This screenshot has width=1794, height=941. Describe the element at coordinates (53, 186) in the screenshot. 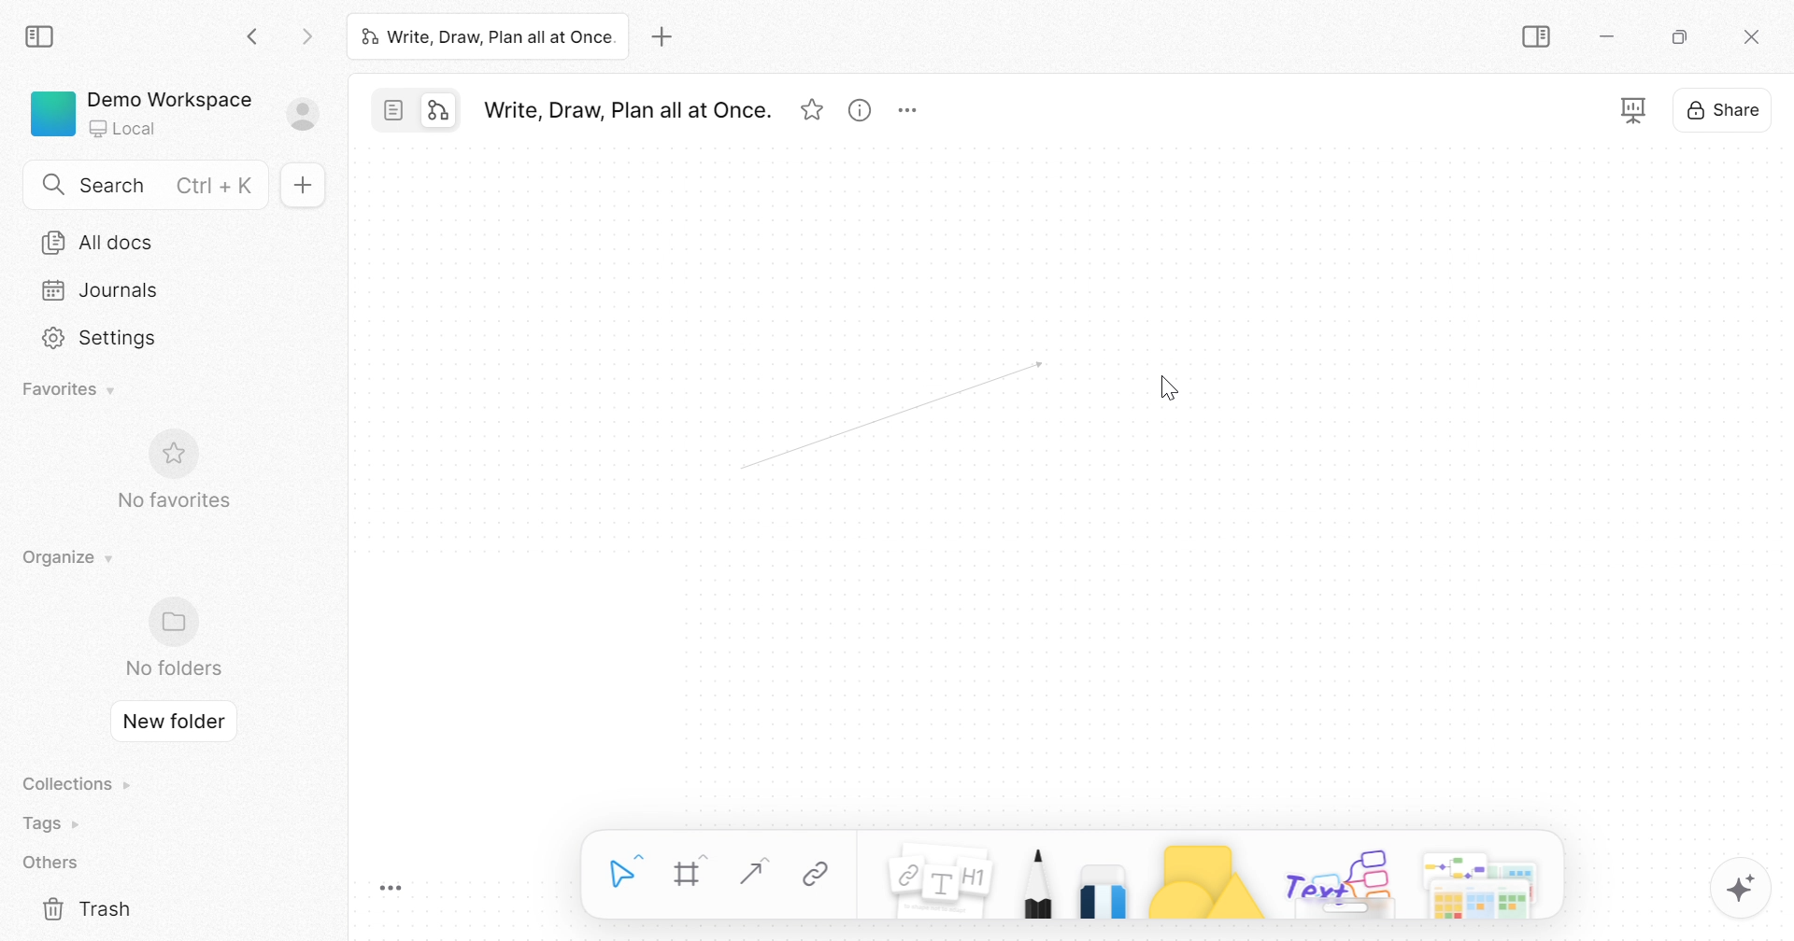

I see `Search icon` at that location.